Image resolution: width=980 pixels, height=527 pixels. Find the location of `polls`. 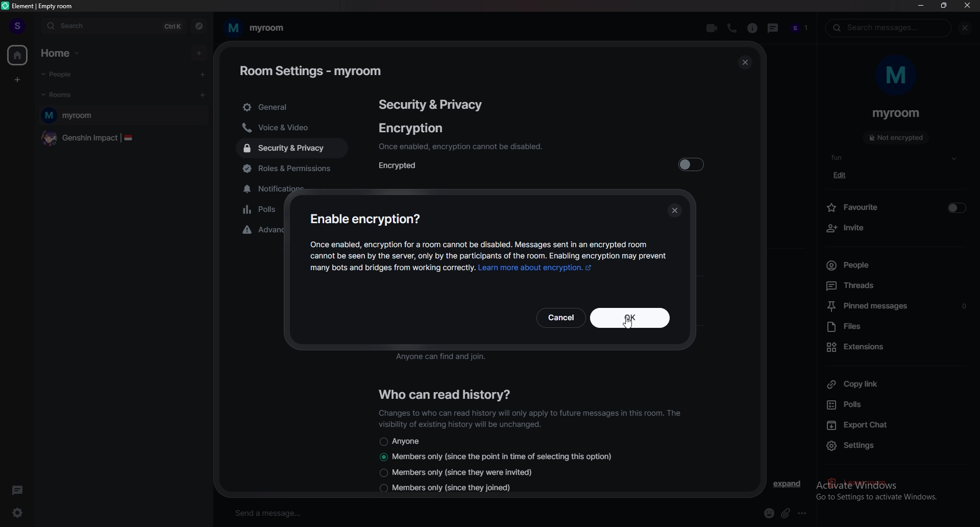

polls is located at coordinates (896, 404).